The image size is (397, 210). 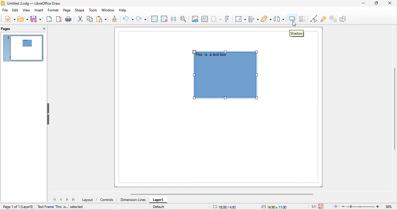 What do you see at coordinates (254, 19) in the screenshot?
I see `align object` at bounding box center [254, 19].